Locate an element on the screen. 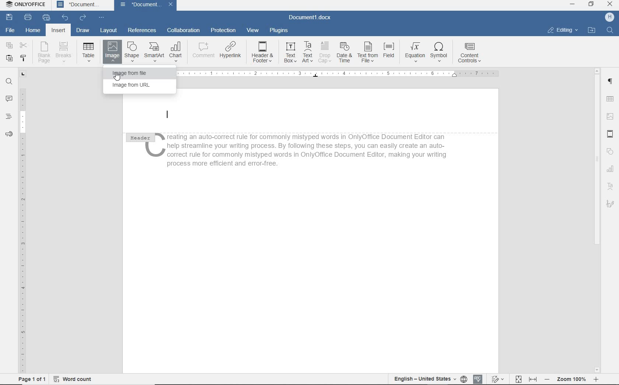  PROTECTION is located at coordinates (223, 30).